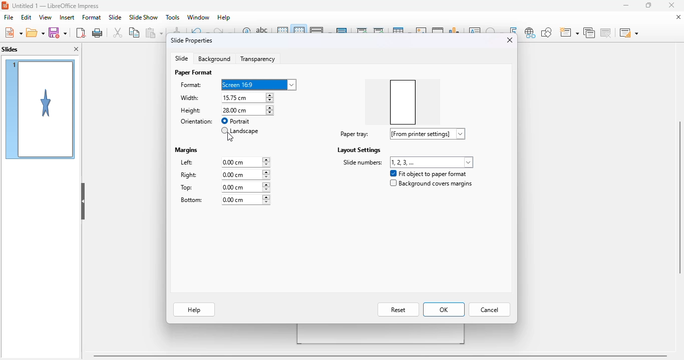 This screenshot has height=360, width=684. Describe the element at coordinates (509, 42) in the screenshot. I see `close` at that location.